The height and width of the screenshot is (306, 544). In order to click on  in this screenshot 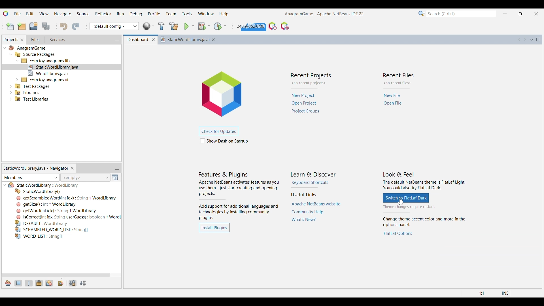, I will do `click(54, 66)`.